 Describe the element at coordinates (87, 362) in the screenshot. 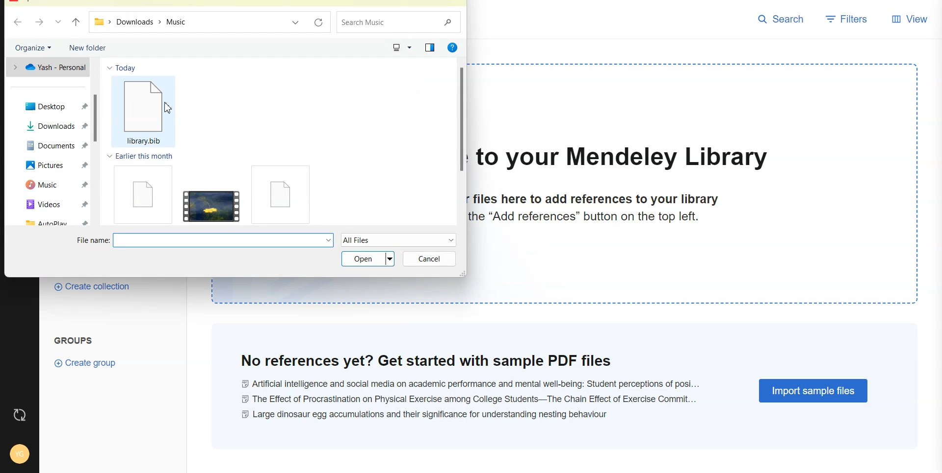

I see `Create Group` at that location.